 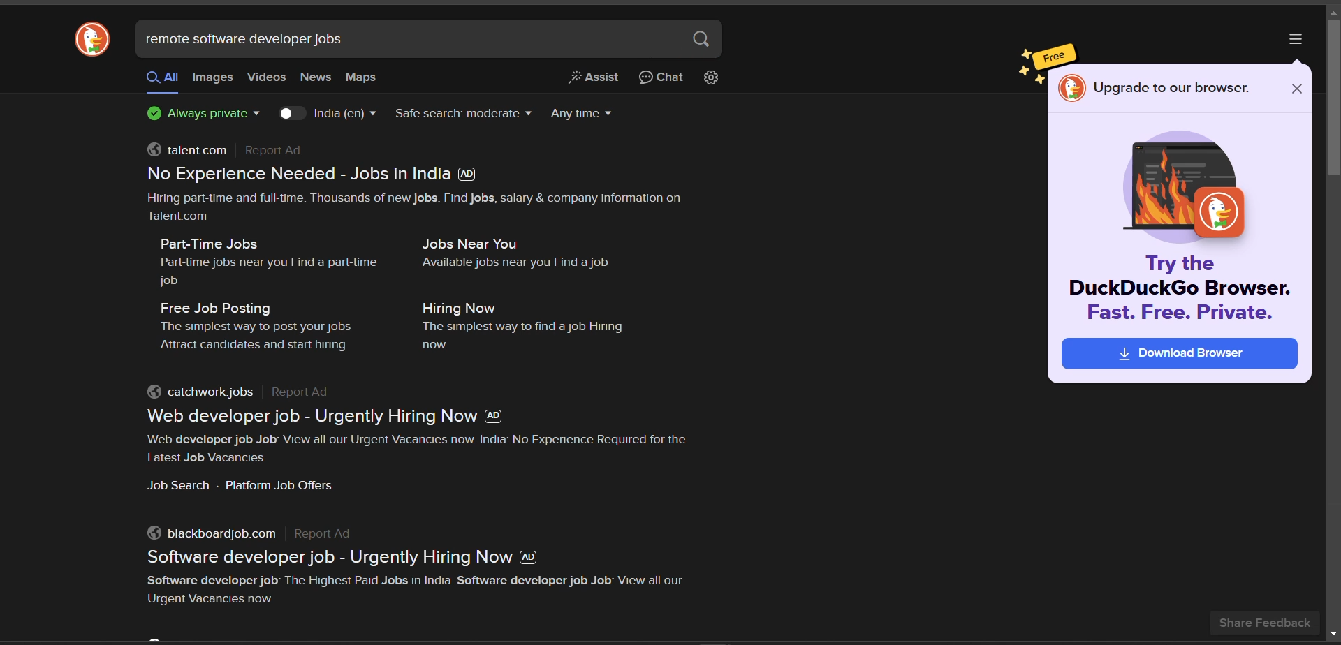 I want to click on No Experience Needed - Jobs in India, so click(x=314, y=175).